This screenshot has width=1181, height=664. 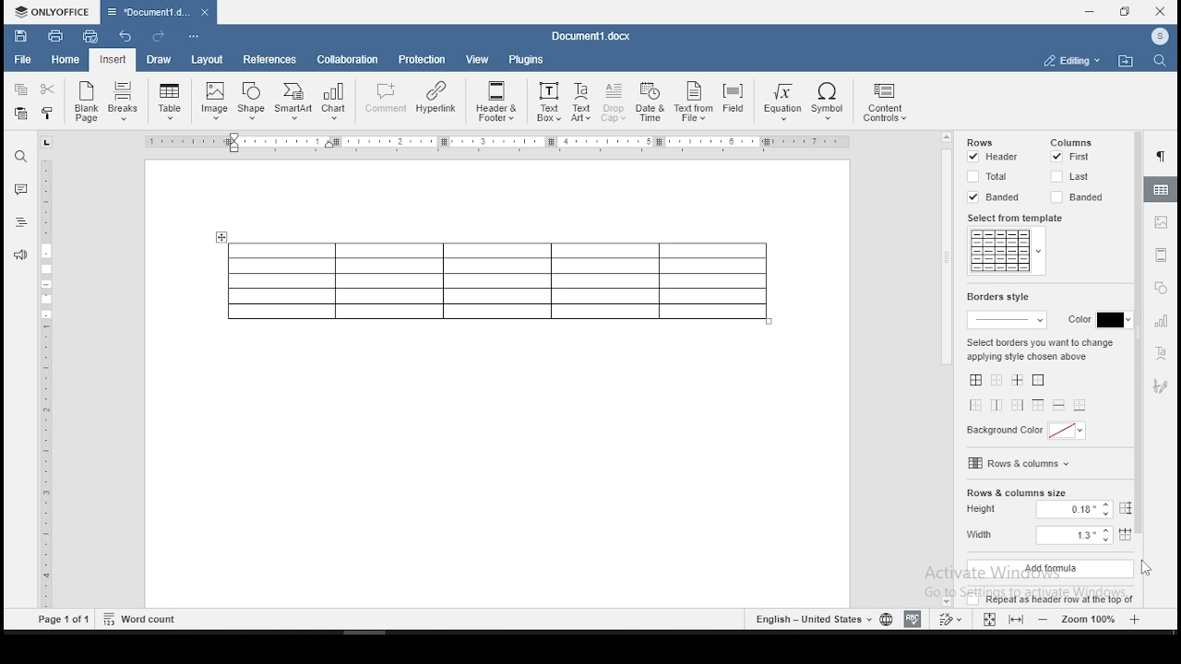 I want to click on border color, so click(x=1101, y=318).